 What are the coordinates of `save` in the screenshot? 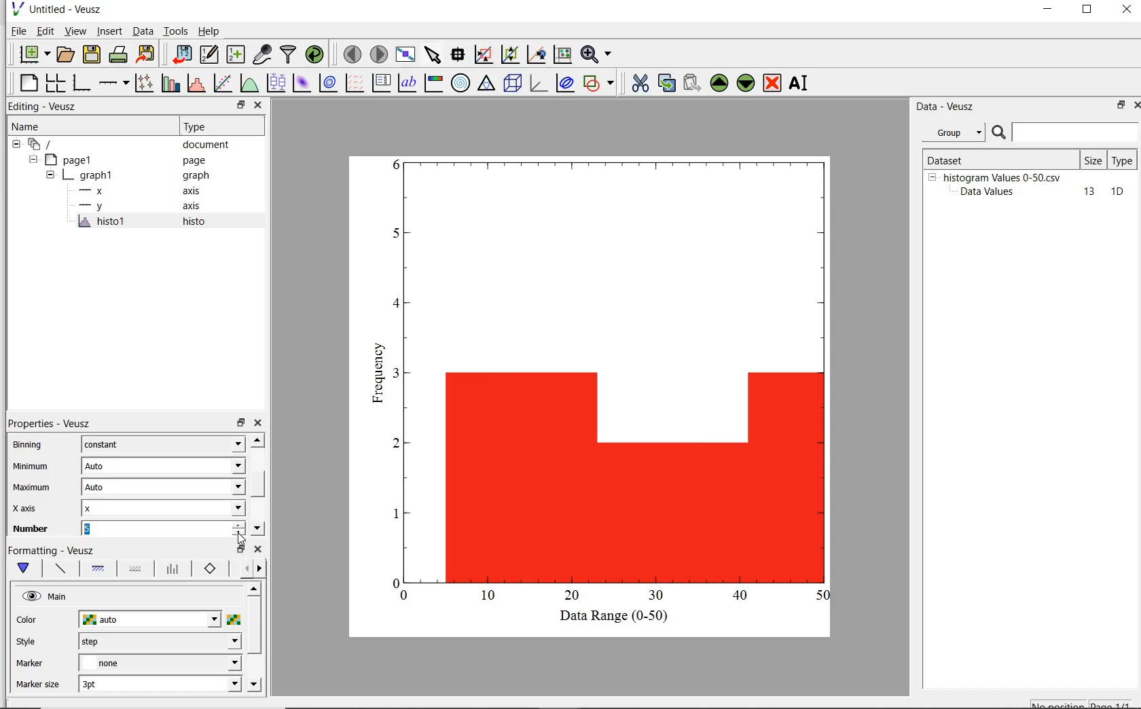 It's located at (92, 53).